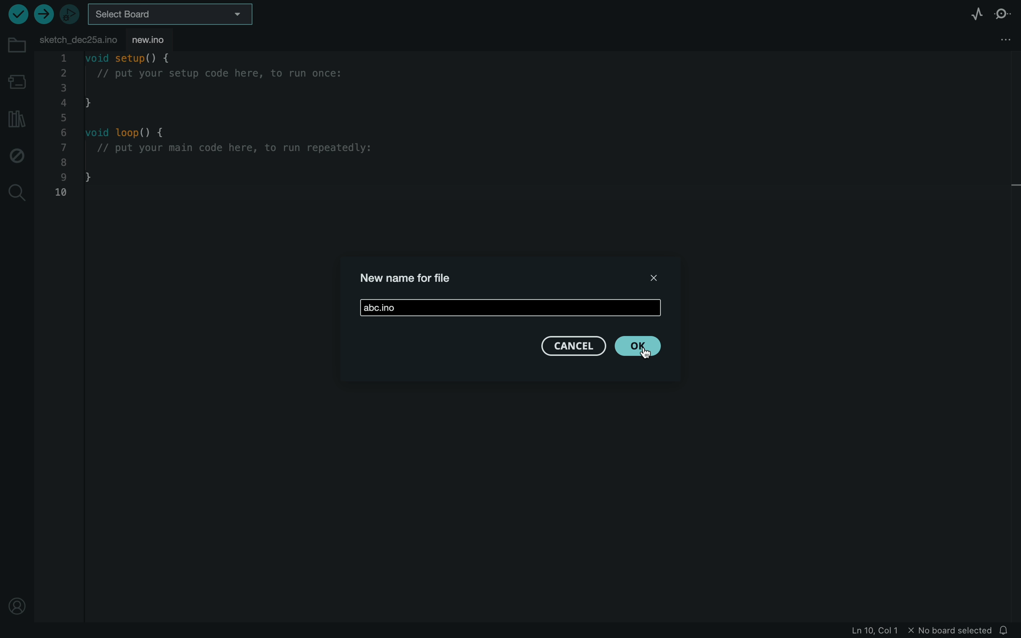 The image size is (1021, 638). What do you see at coordinates (15, 119) in the screenshot?
I see `library manager` at bounding box center [15, 119].